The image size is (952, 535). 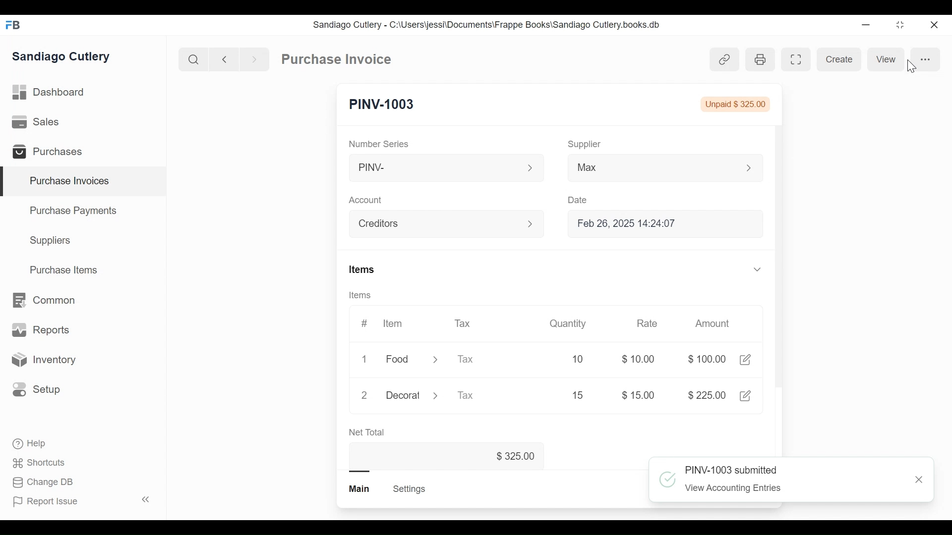 I want to click on Frappe Books Desktop icon, so click(x=16, y=26).